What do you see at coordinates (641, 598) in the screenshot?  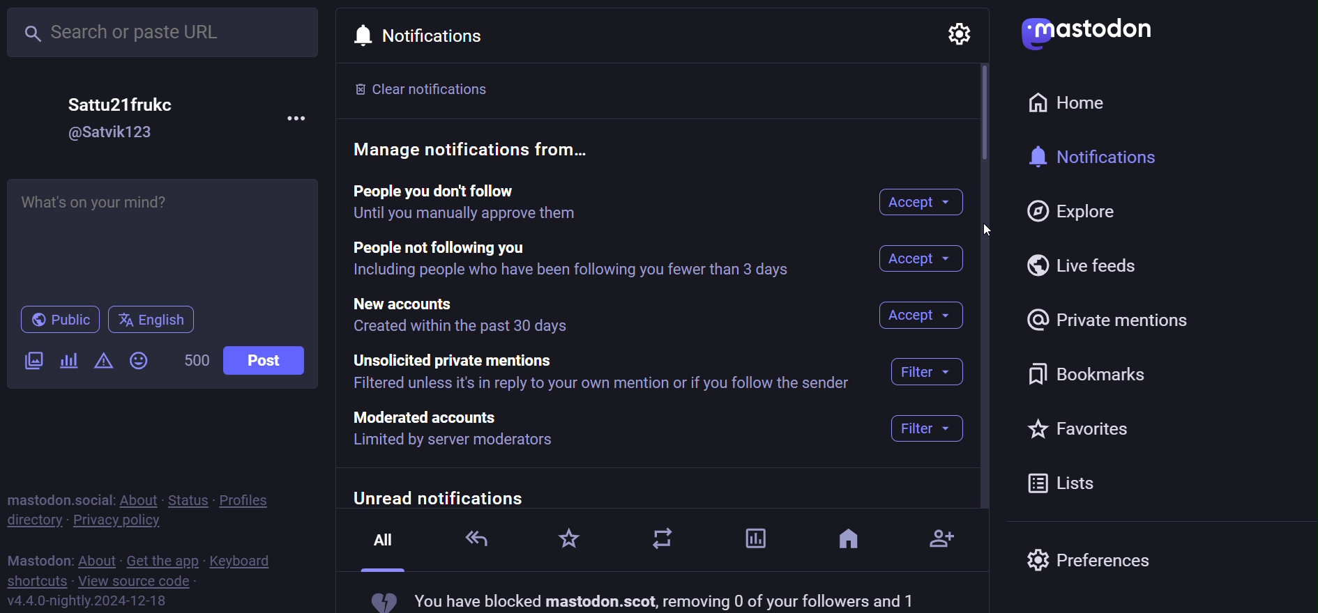 I see ` You have blocked mastodon.scot, removing 0 of your followers and 1` at bounding box center [641, 598].